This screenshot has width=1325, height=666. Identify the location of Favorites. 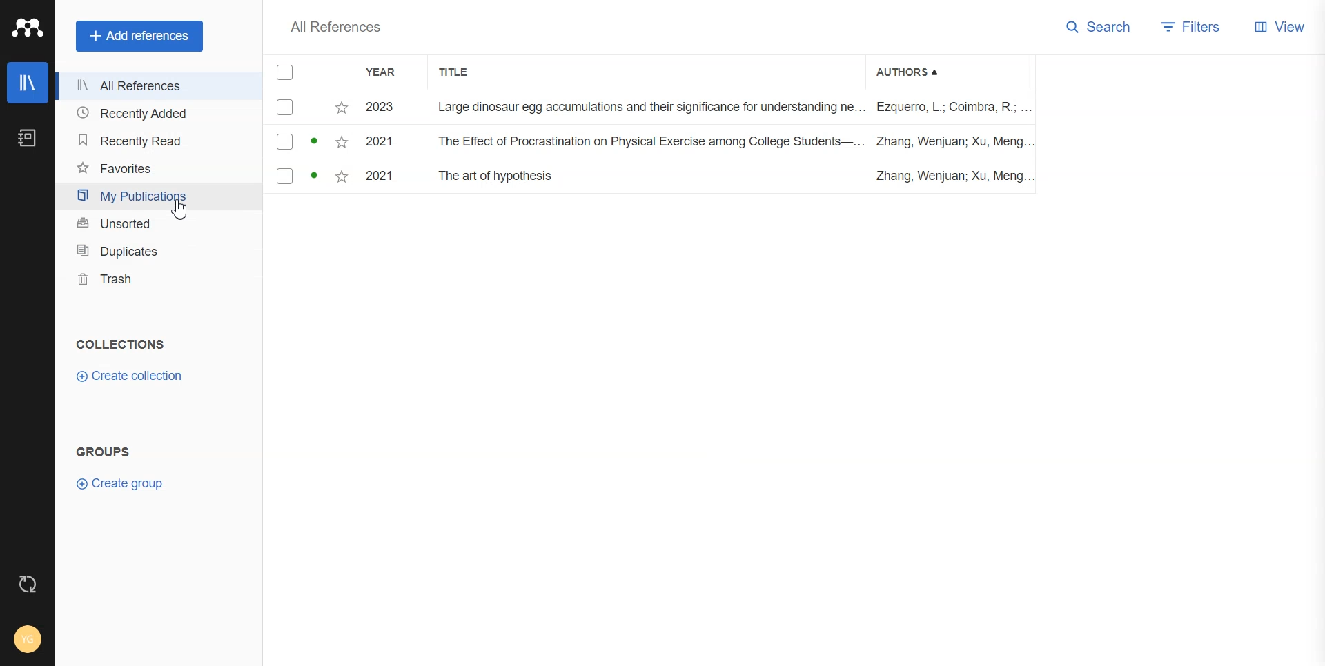
(153, 169).